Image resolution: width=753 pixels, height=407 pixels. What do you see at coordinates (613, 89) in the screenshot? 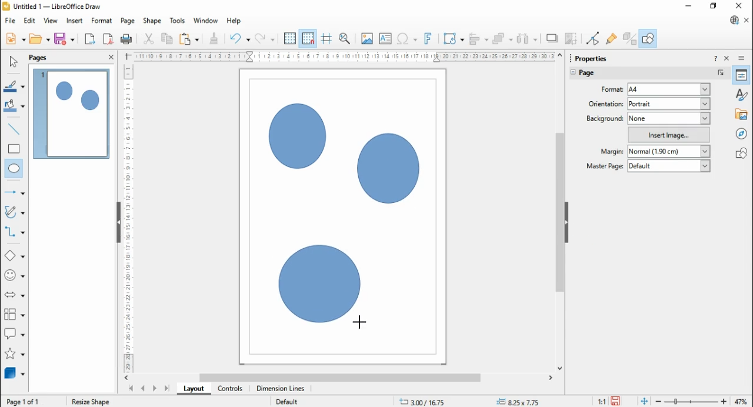
I see `page format` at bounding box center [613, 89].